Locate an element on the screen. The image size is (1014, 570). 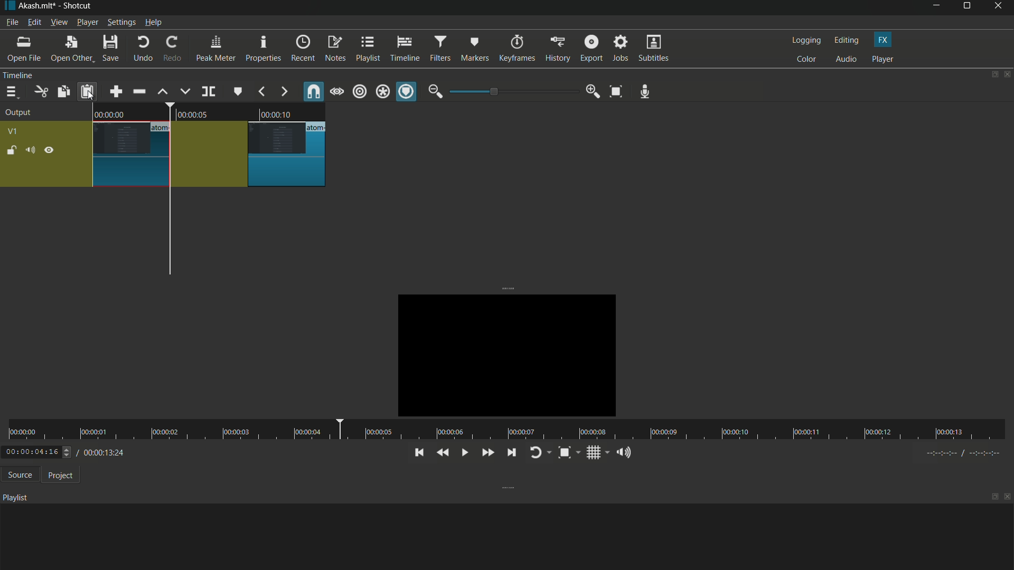
toggle player looping is located at coordinates (538, 453).